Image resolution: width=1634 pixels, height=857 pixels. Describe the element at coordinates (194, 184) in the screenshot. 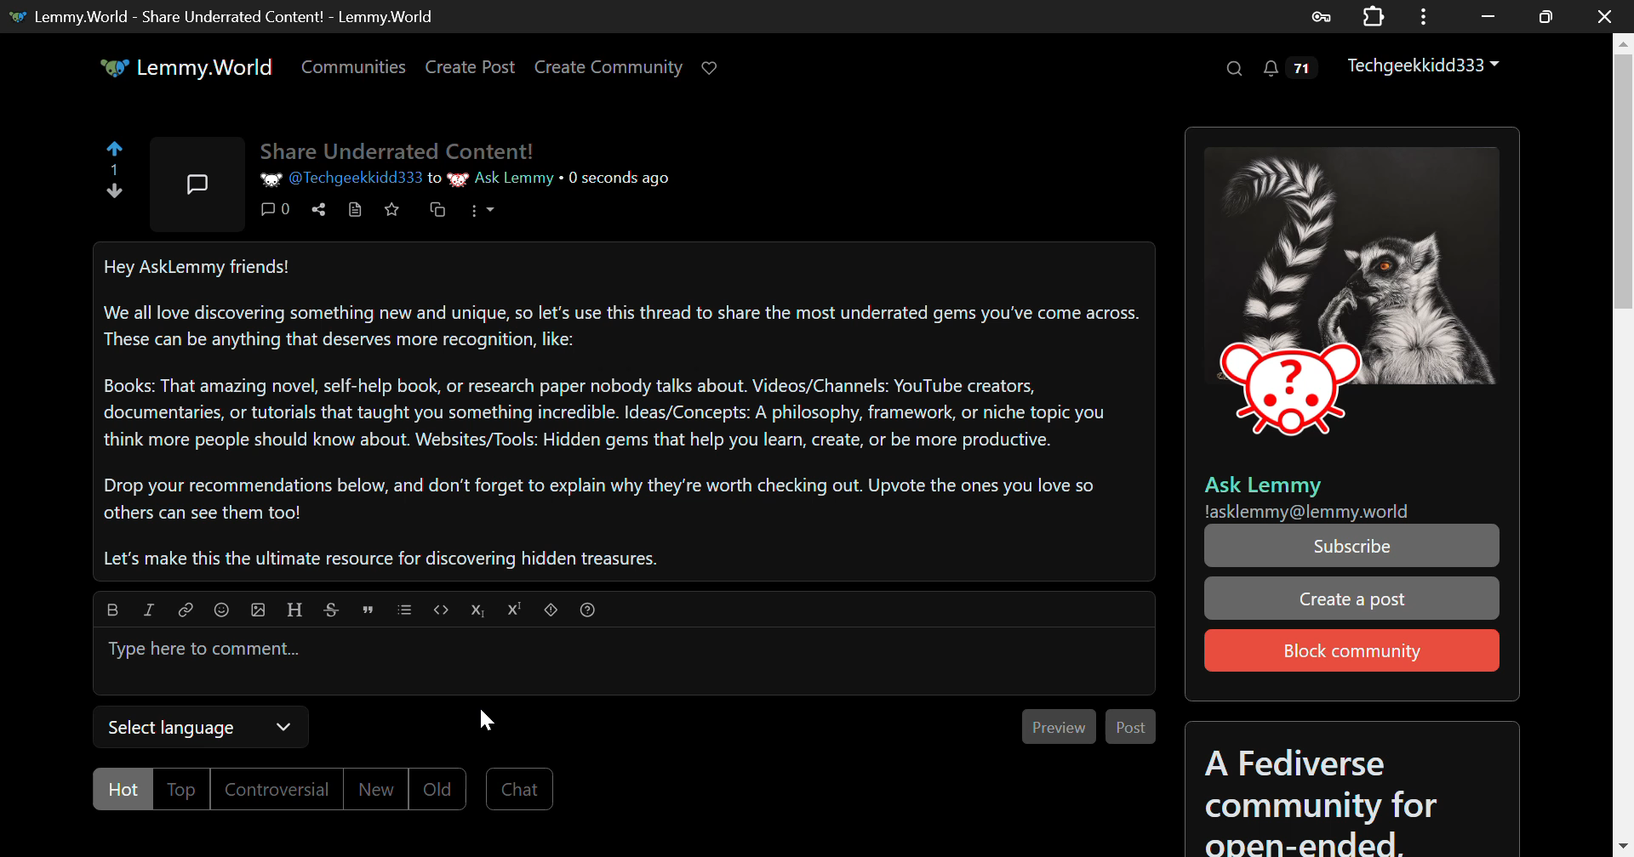

I see `Community Post Icon` at that location.